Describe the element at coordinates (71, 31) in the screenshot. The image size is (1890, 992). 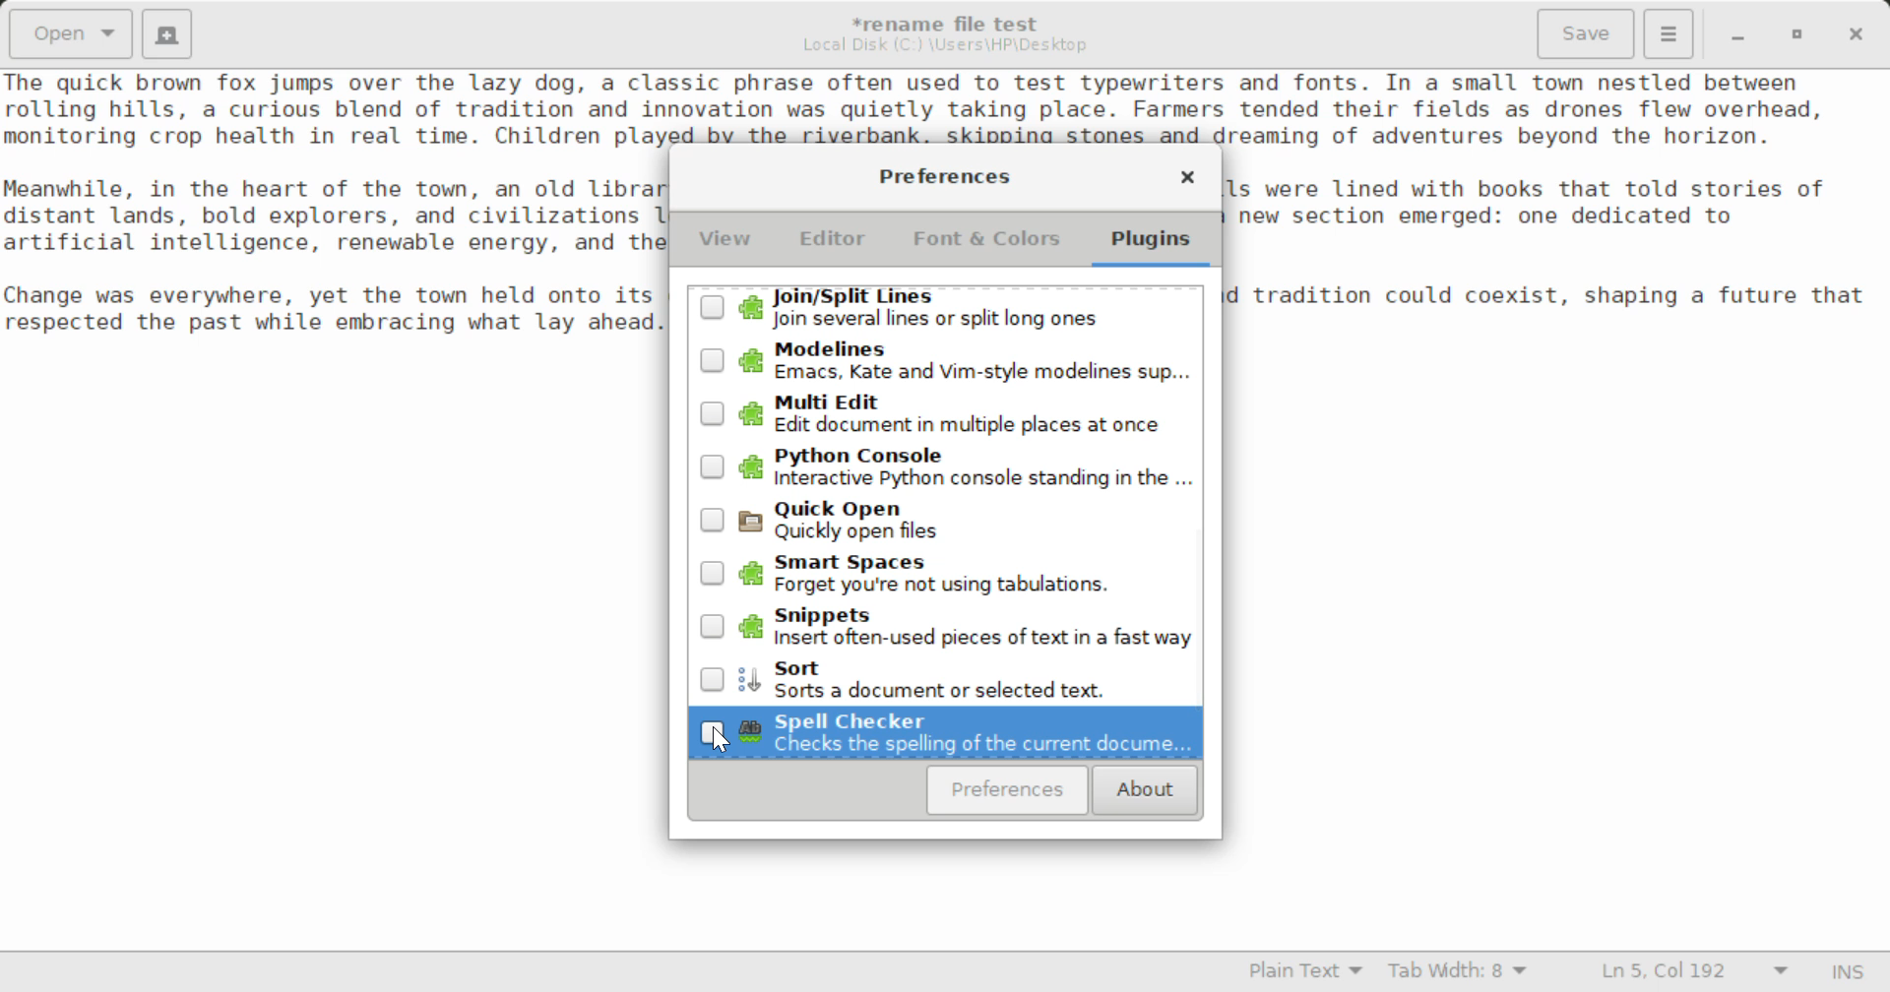
I see `Open Document` at that location.